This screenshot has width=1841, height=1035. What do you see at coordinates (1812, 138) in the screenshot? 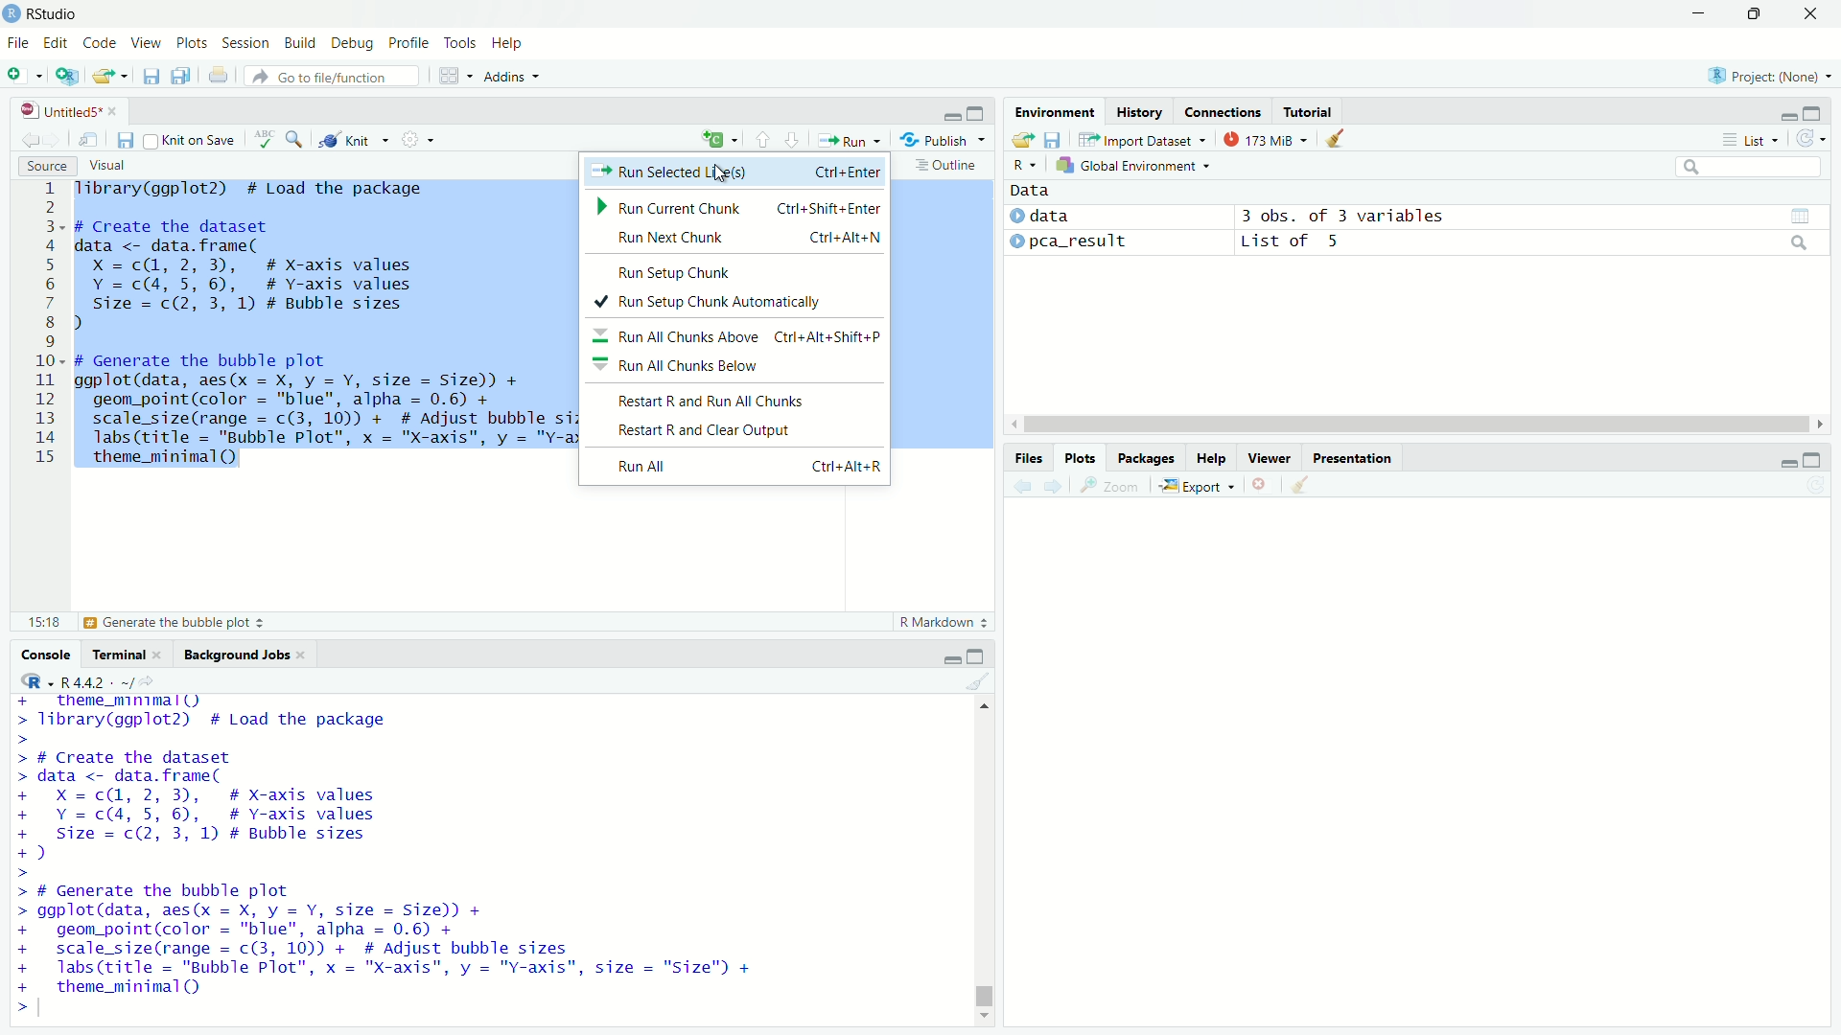
I see `refresh` at bounding box center [1812, 138].